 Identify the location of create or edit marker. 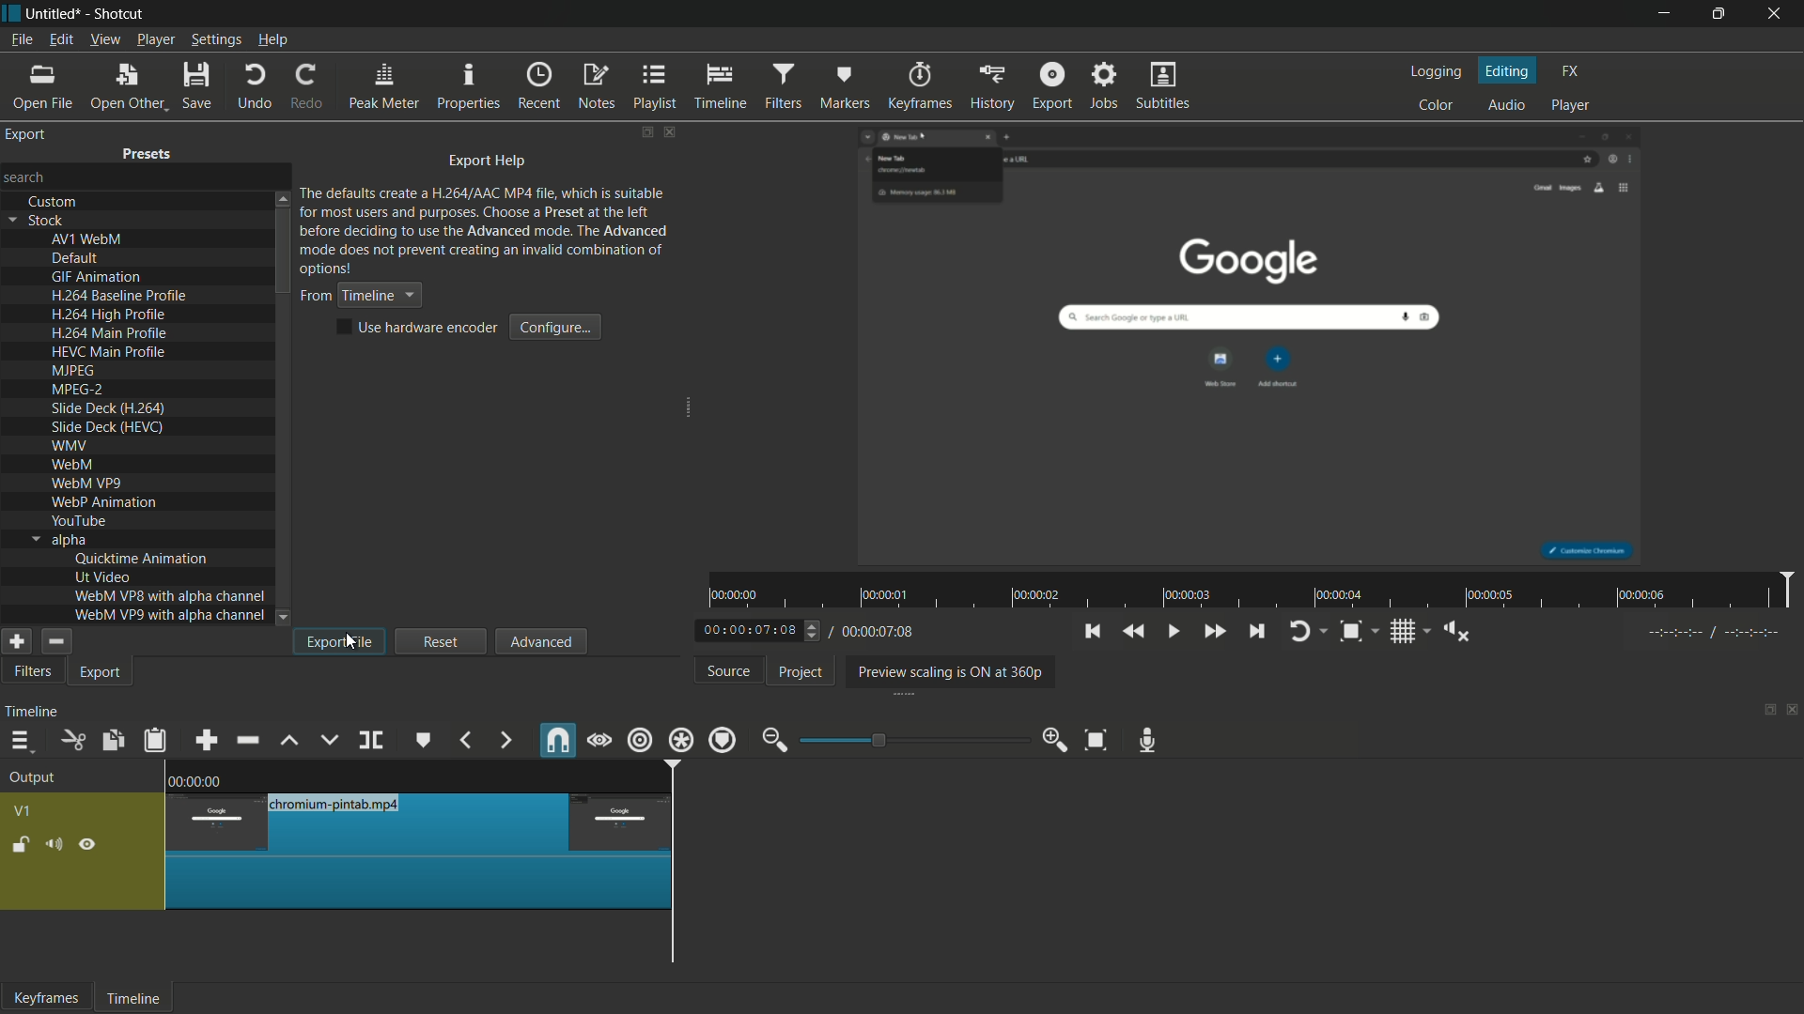
(424, 741).